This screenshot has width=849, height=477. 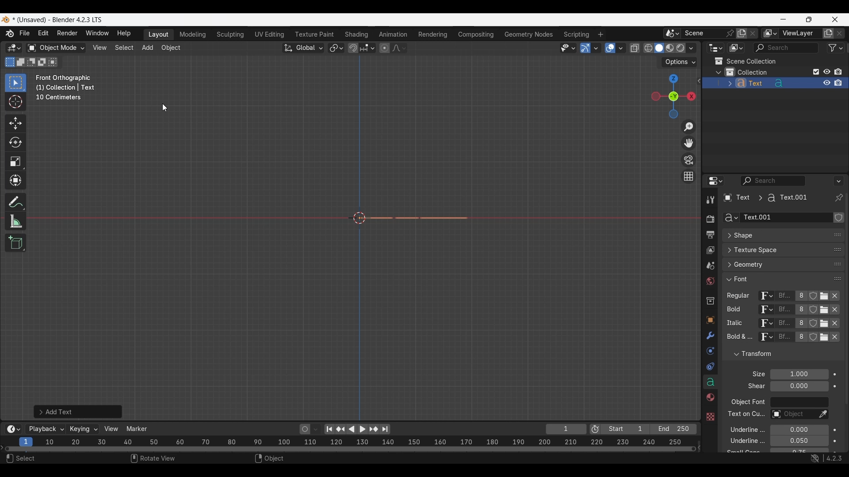 What do you see at coordinates (193, 35) in the screenshot?
I see `Medeling workspace` at bounding box center [193, 35].